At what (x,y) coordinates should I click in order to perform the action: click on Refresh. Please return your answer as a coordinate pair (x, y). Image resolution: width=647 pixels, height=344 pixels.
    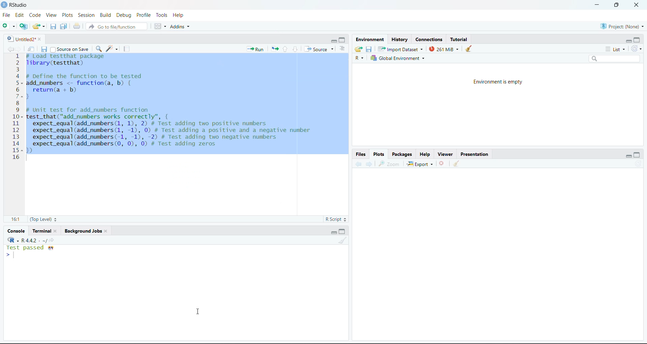
    Looking at the image, I should click on (636, 49).